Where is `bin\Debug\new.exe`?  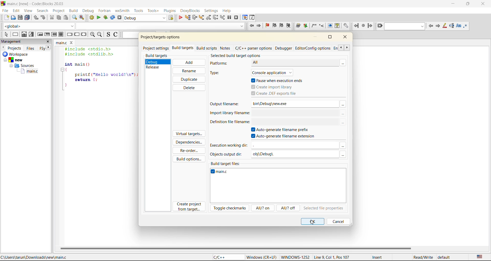
bin\Debug\new.exe is located at coordinates (290, 103).